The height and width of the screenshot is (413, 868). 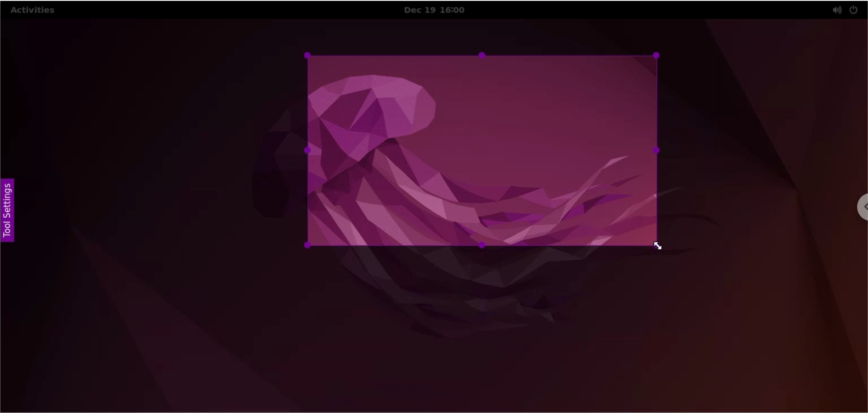 I want to click on tool settings, so click(x=10, y=211).